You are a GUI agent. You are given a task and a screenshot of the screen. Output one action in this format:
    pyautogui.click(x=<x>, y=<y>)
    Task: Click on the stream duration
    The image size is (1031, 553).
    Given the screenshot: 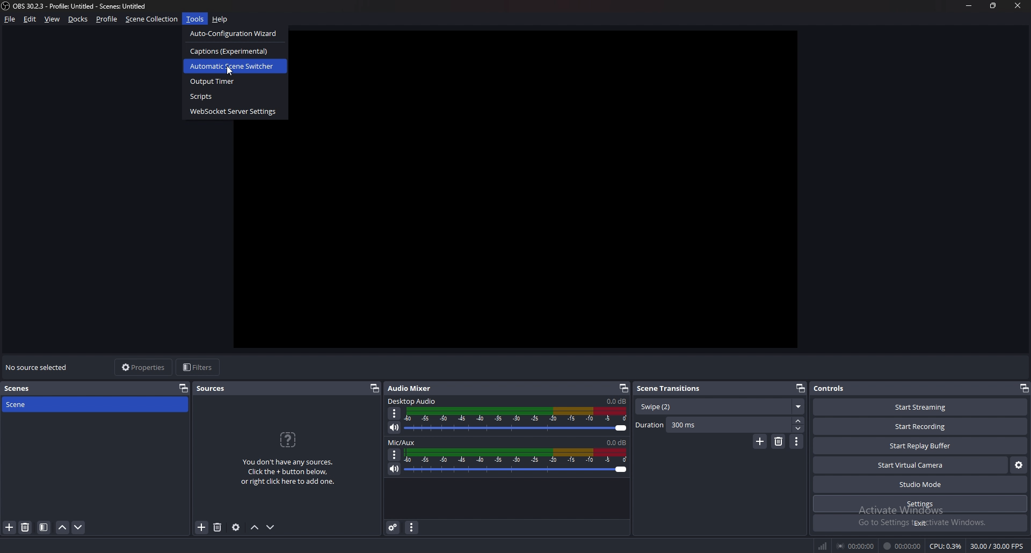 What is the action you would take?
    pyautogui.click(x=856, y=545)
    